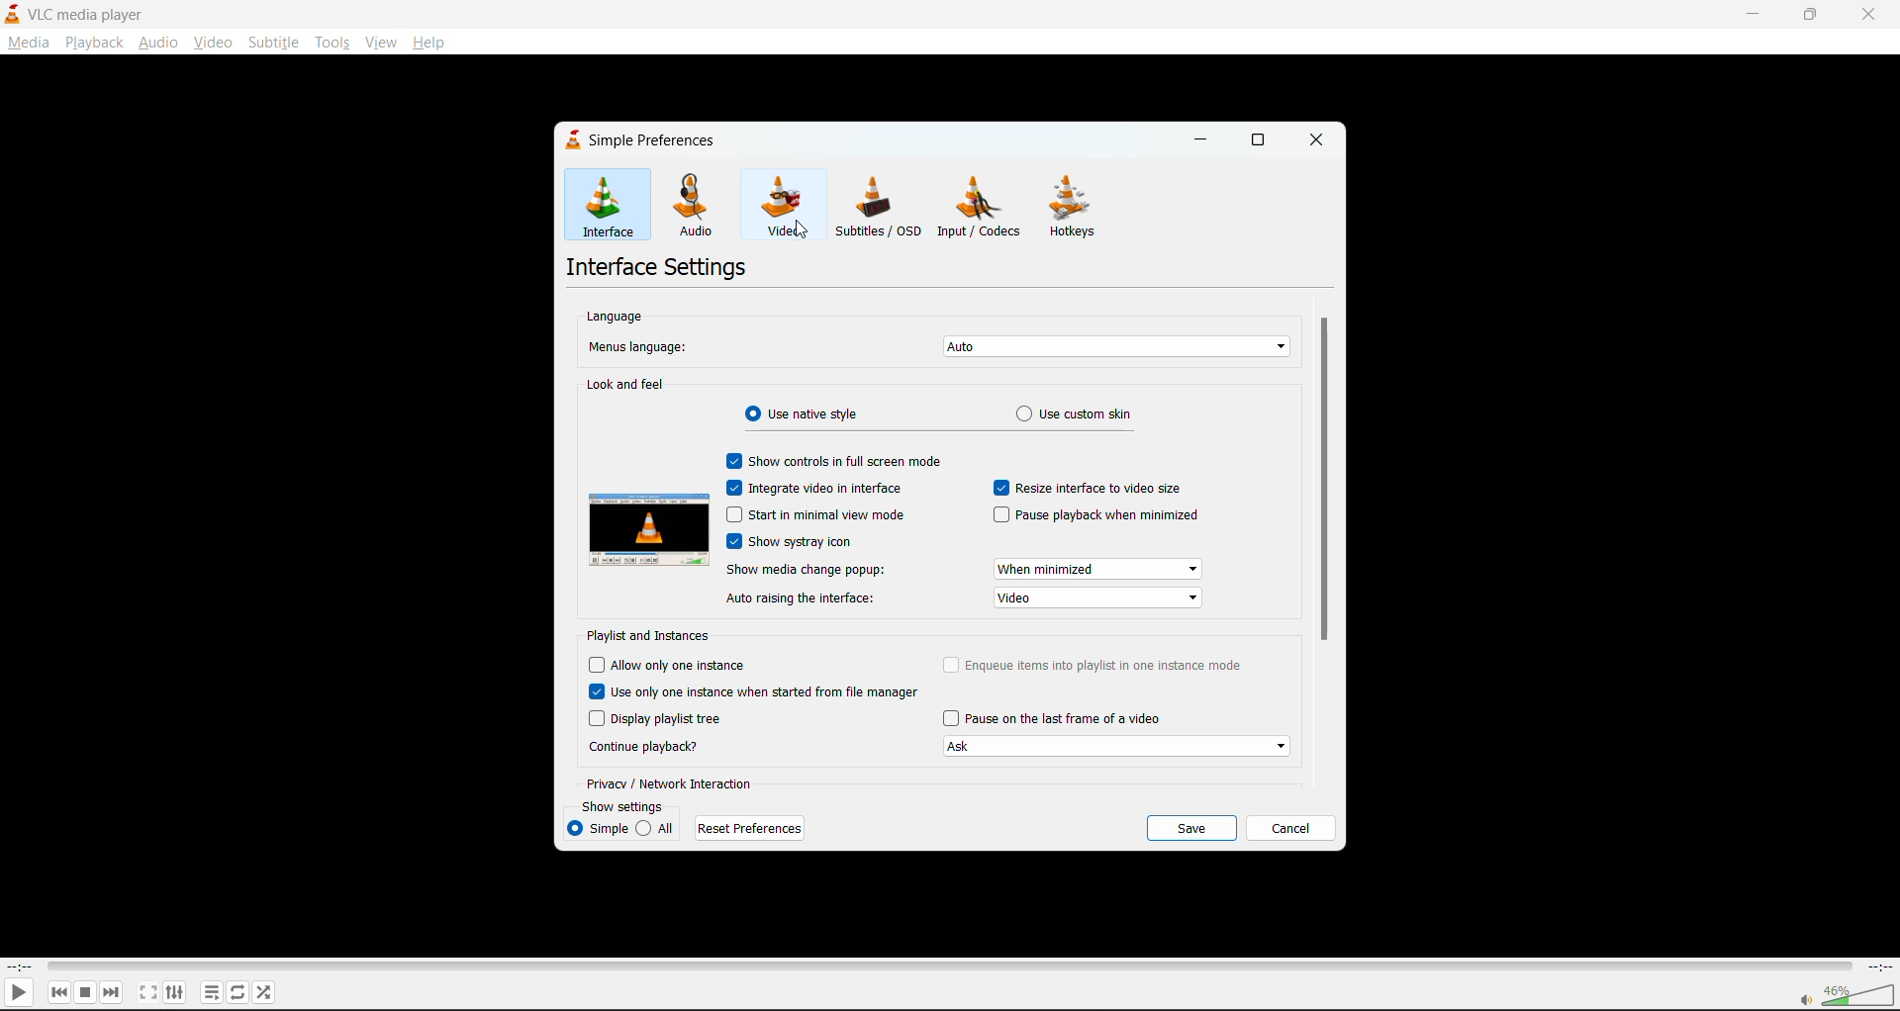 The width and height of the screenshot is (1900, 1011). Describe the element at coordinates (818, 514) in the screenshot. I see `start in minimal view mode` at that location.